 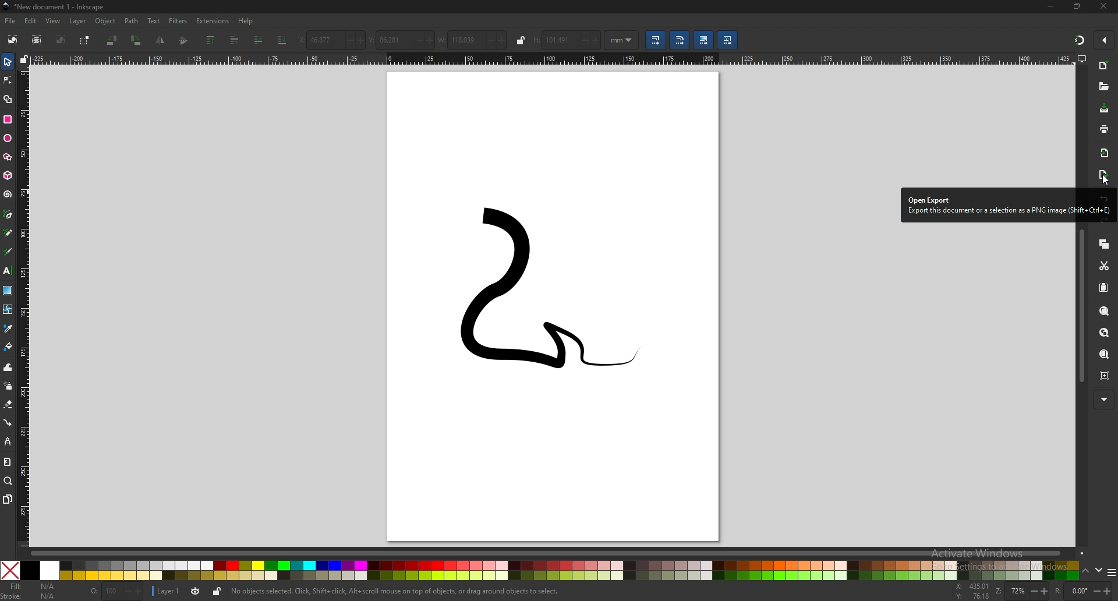 I want to click on pencil, so click(x=9, y=232).